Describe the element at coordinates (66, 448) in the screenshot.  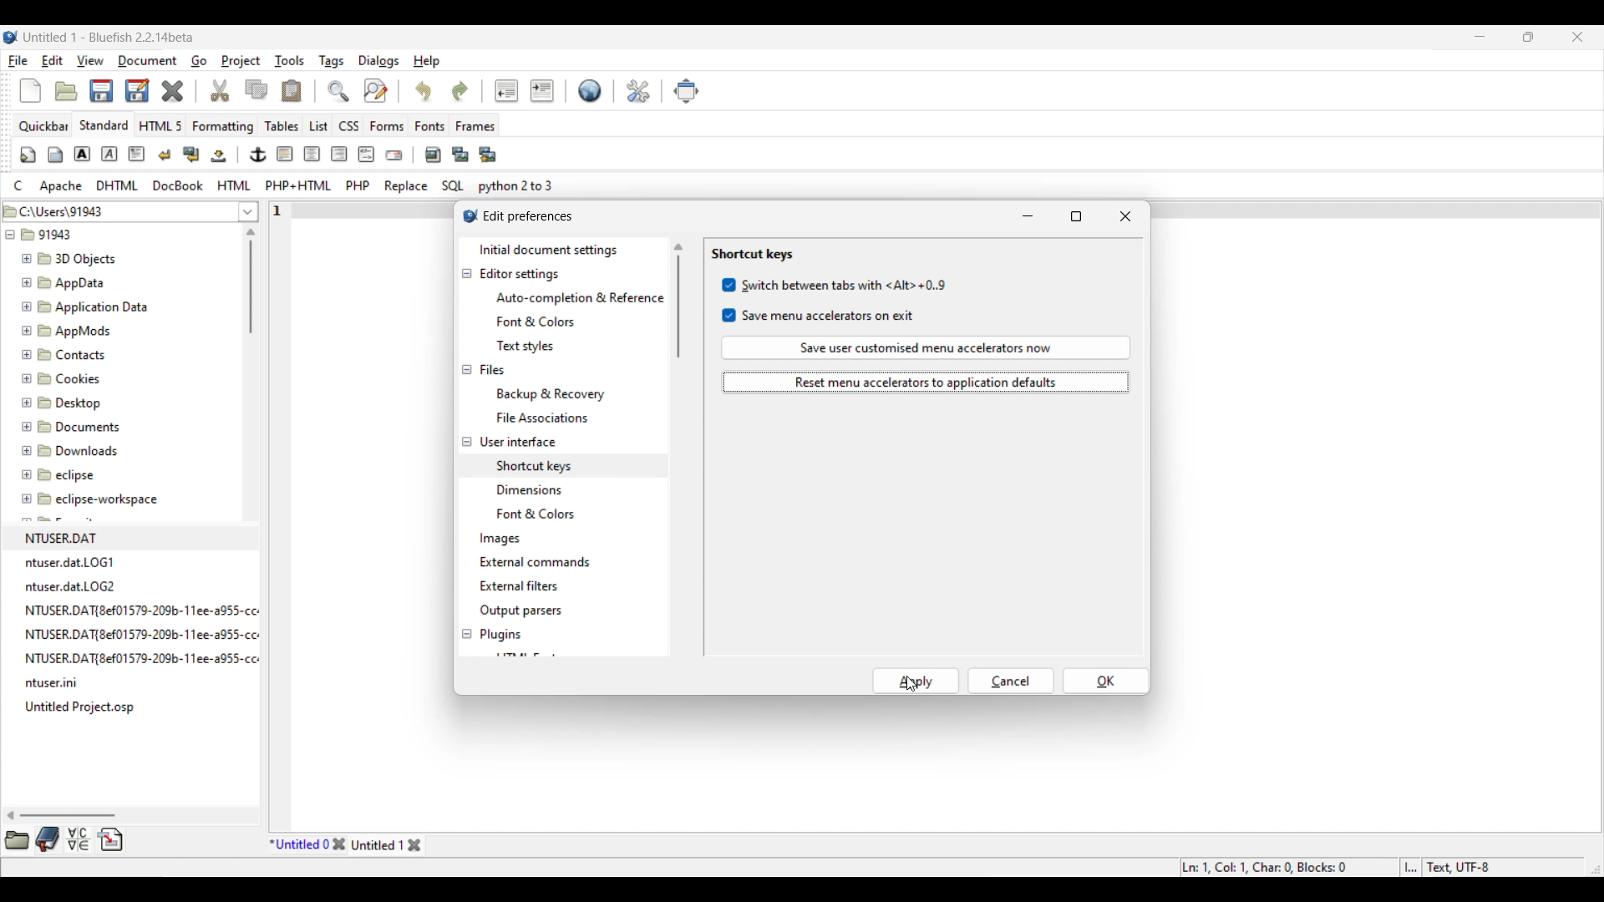
I see `BB B Downloads` at that location.